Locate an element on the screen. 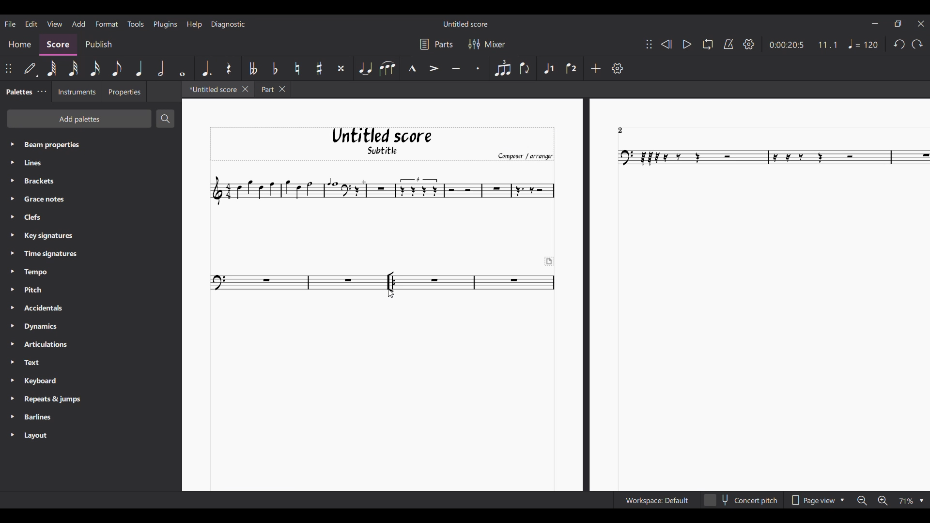 The height and width of the screenshot is (523, 930). Half note is located at coordinates (161, 68).